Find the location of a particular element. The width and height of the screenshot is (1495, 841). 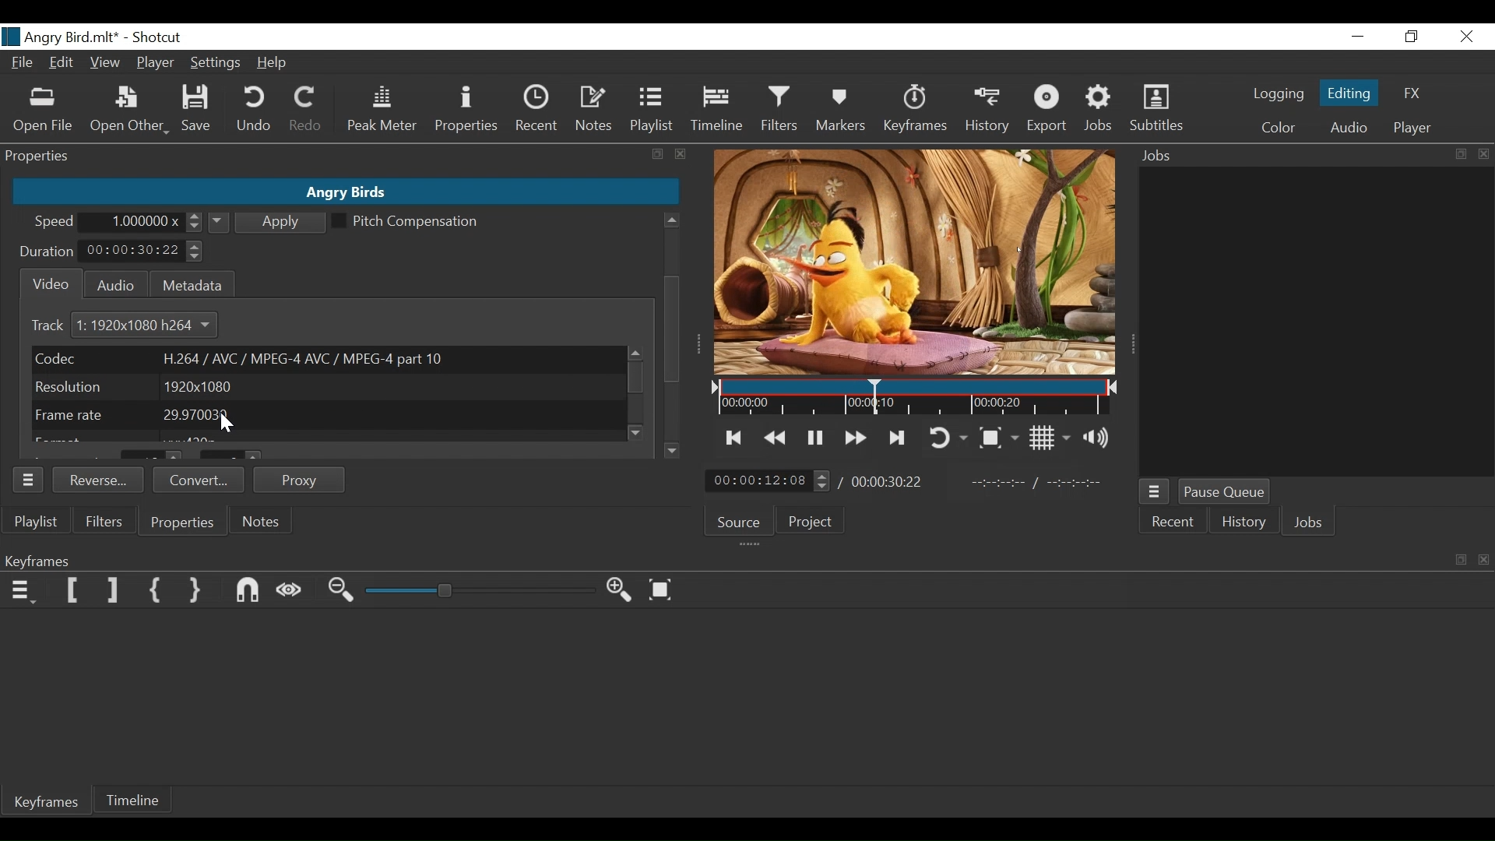

Zoom timeline in is located at coordinates (620, 589).